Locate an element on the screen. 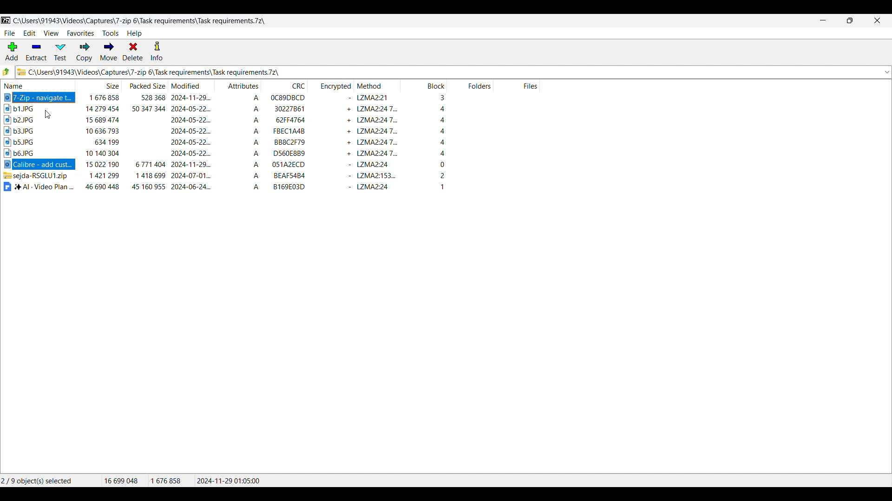 This screenshot has width=892, height=501. Show interface in a smaller tab is located at coordinates (850, 20).